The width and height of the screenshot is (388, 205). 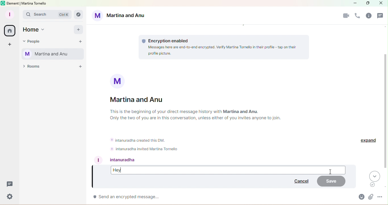 I want to click on profile, so click(x=99, y=160).